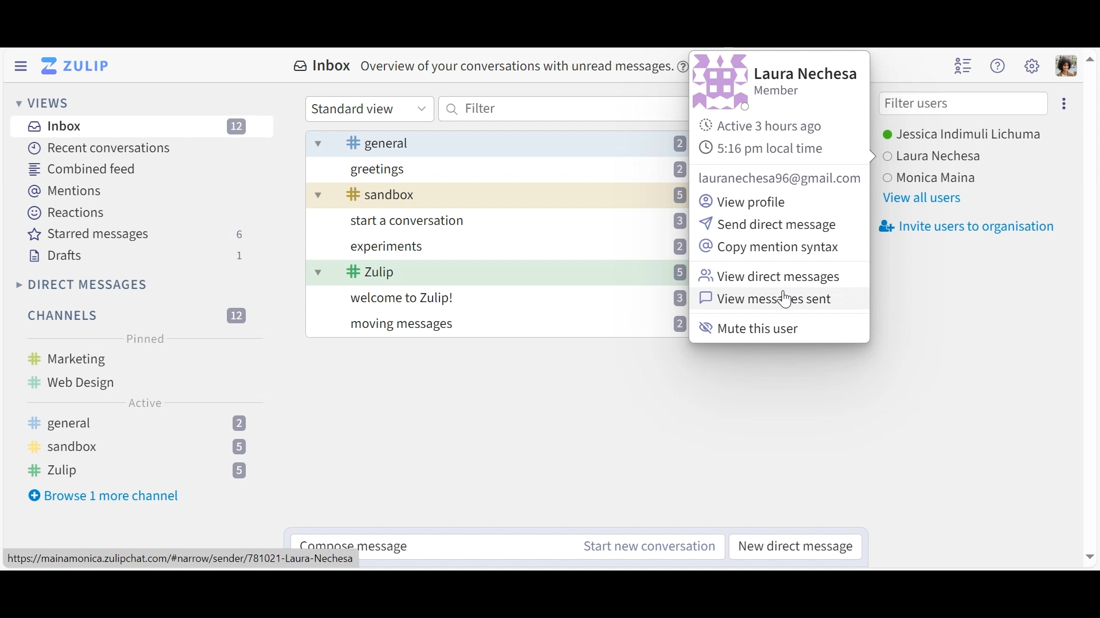  Describe the element at coordinates (647, 546) in the screenshot. I see `Start new conversations` at that location.